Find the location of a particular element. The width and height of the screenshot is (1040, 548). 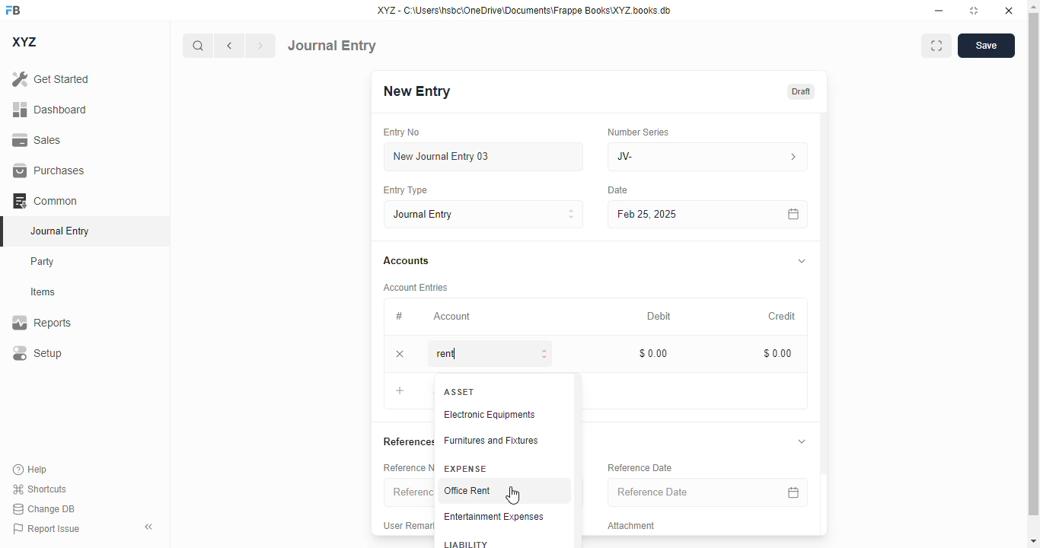

new entry is located at coordinates (418, 91).